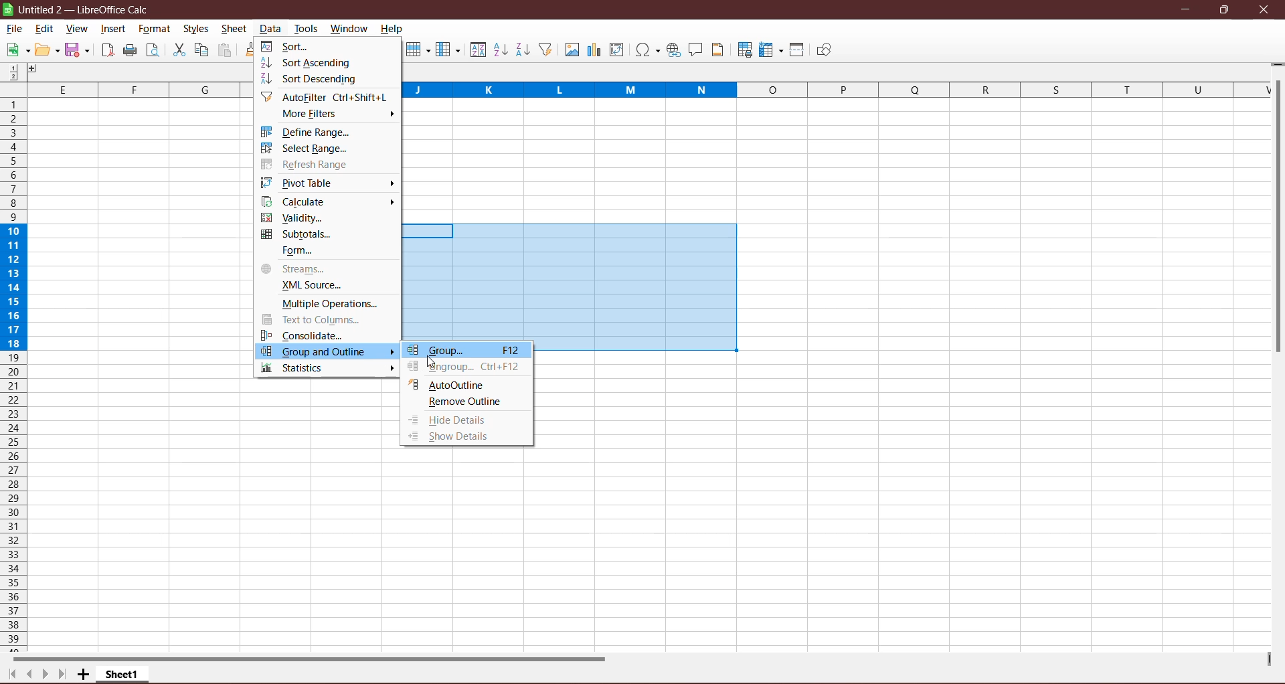 This screenshot has width=1285, height=684. Describe the element at coordinates (744, 51) in the screenshot. I see `Define Print Area` at that location.